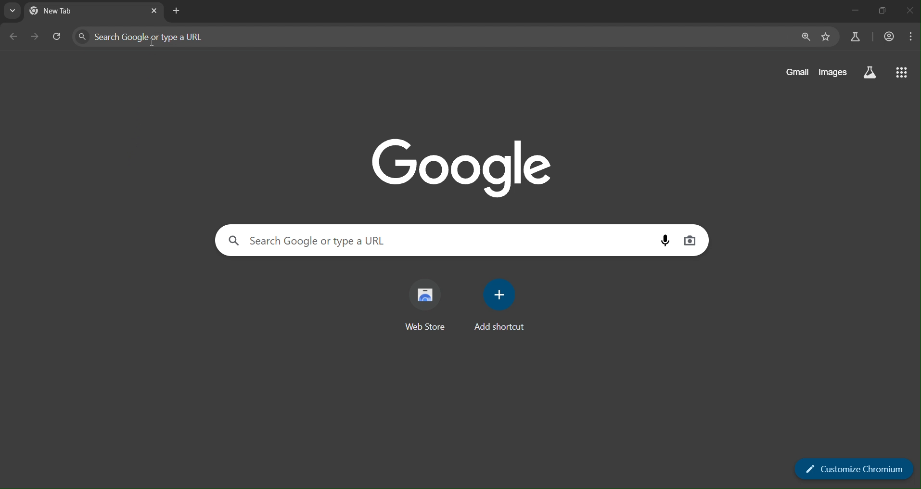 Image resolution: width=921 pixels, height=489 pixels. I want to click on reload page, so click(58, 37).